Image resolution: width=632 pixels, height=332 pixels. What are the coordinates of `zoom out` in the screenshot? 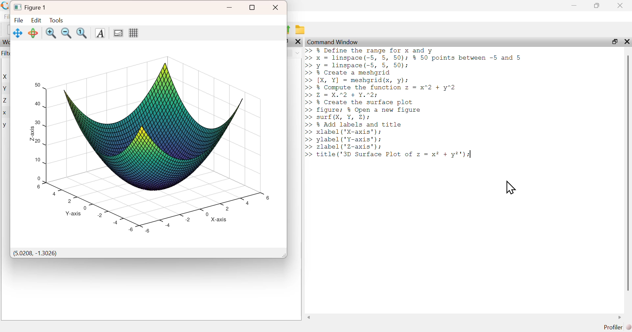 It's located at (67, 33).